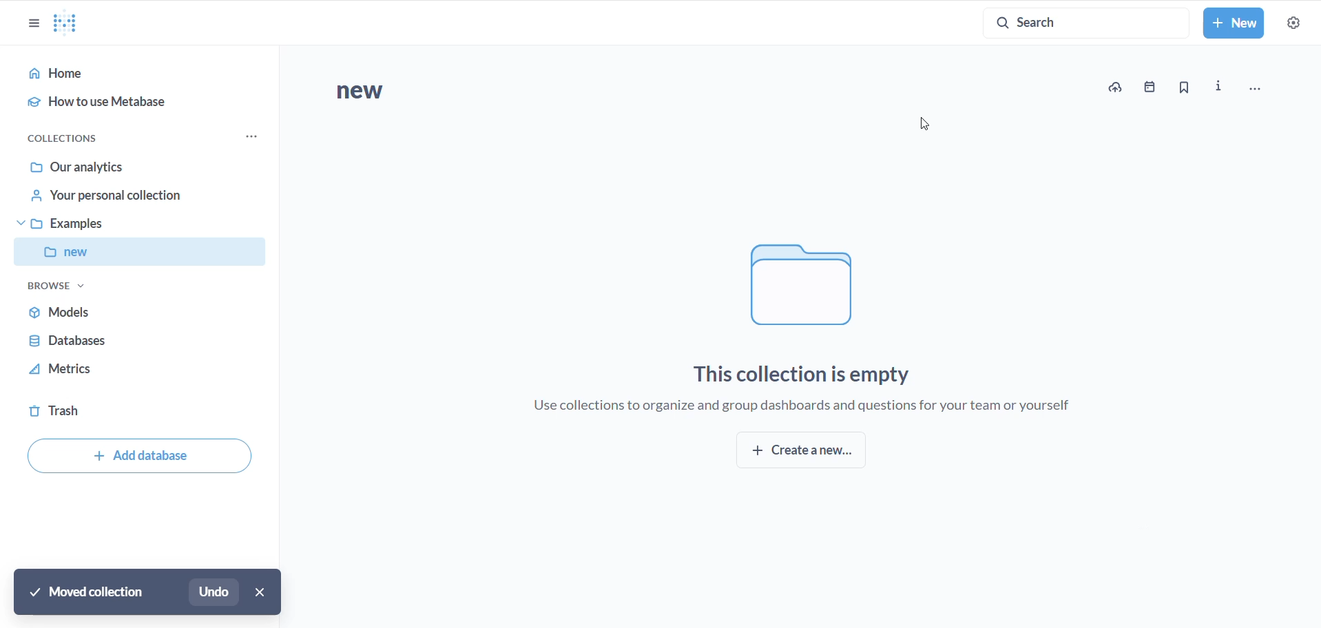 The image size is (1321, 628). What do you see at coordinates (114, 311) in the screenshot?
I see `models` at bounding box center [114, 311].